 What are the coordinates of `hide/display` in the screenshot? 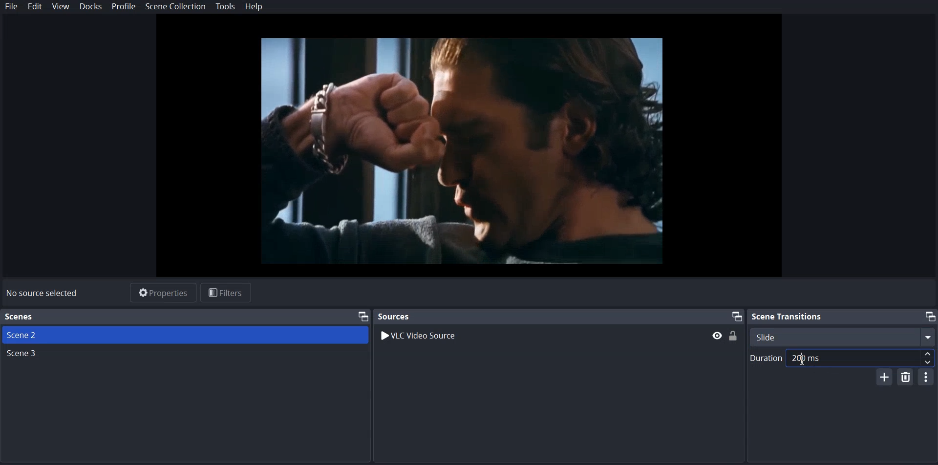 It's located at (717, 336).